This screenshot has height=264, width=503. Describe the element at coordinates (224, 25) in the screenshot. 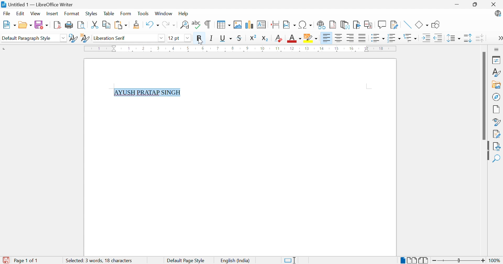

I see `Insert Table` at that location.